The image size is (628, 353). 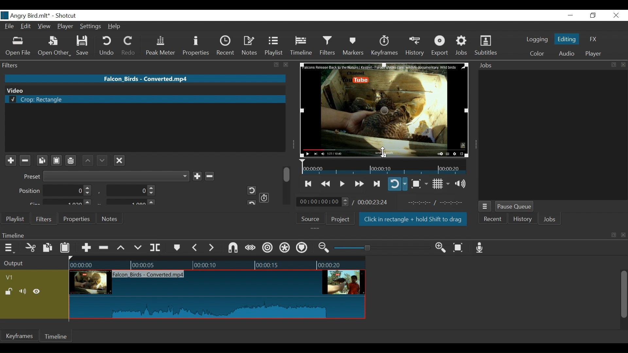 What do you see at coordinates (37, 293) in the screenshot?
I see `Hide` at bounding box center [37, 293].